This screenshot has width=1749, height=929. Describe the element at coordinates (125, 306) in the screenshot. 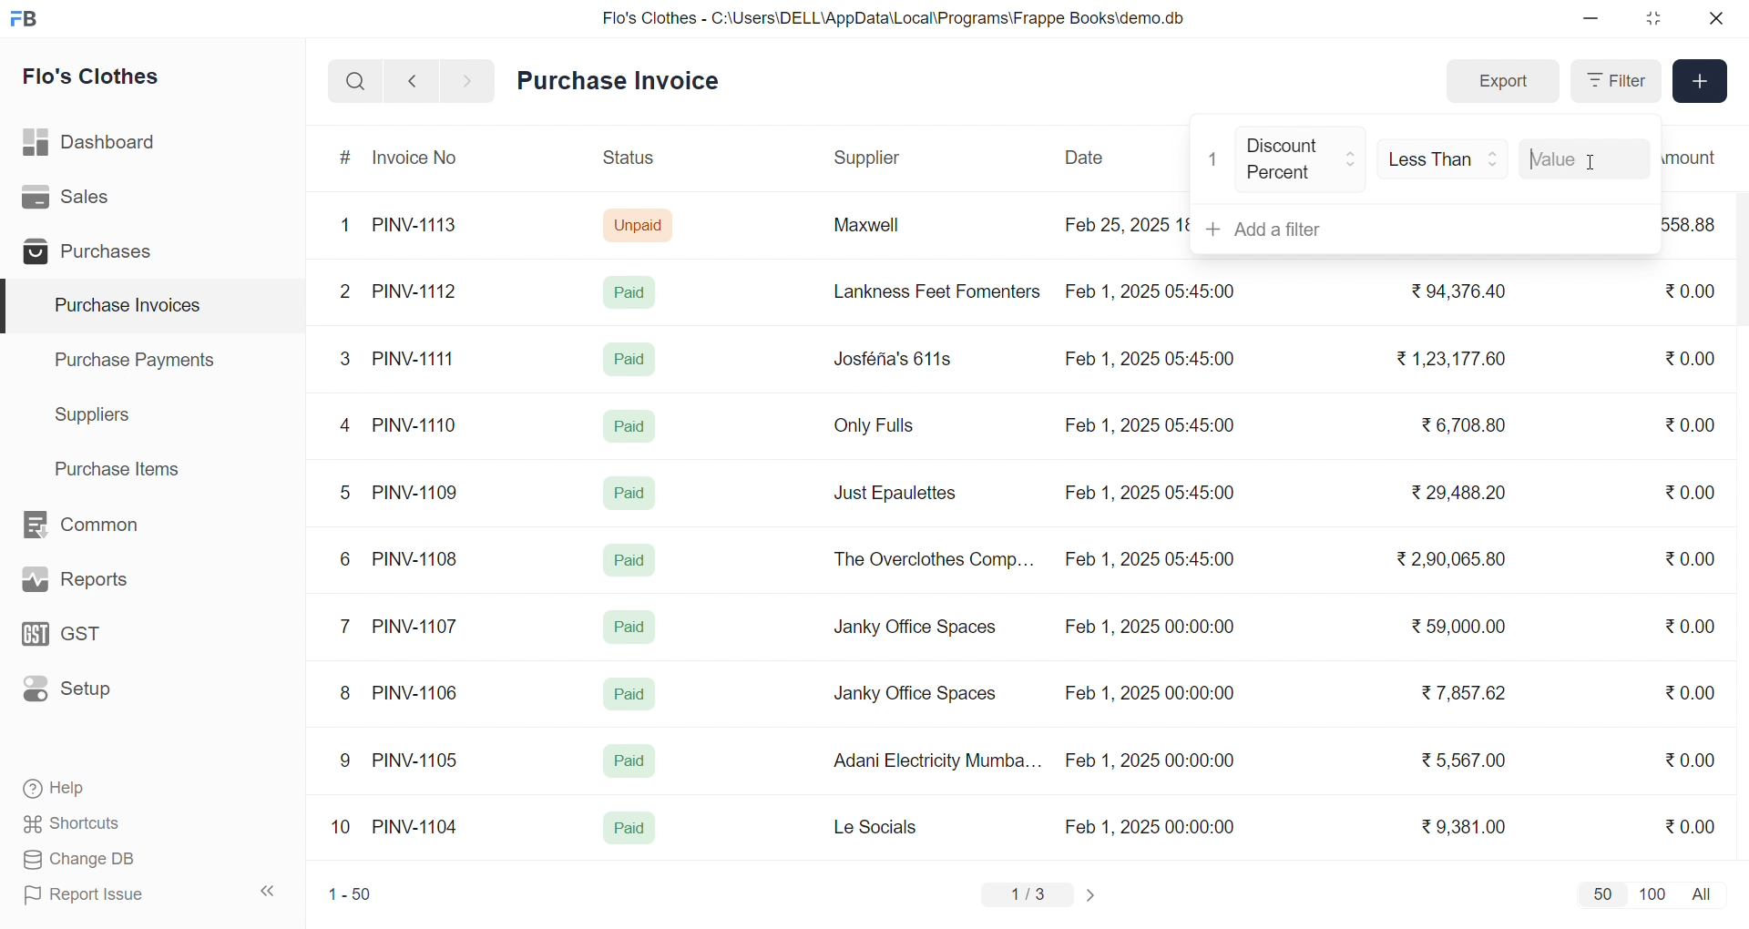

I see `Purchase Invoices` at that location.